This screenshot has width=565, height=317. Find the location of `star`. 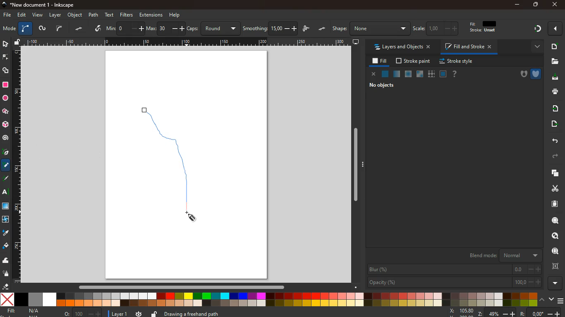

star is located at coordinates (6, 111).